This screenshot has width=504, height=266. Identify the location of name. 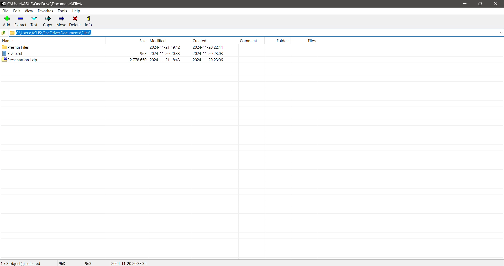
(8, 41).